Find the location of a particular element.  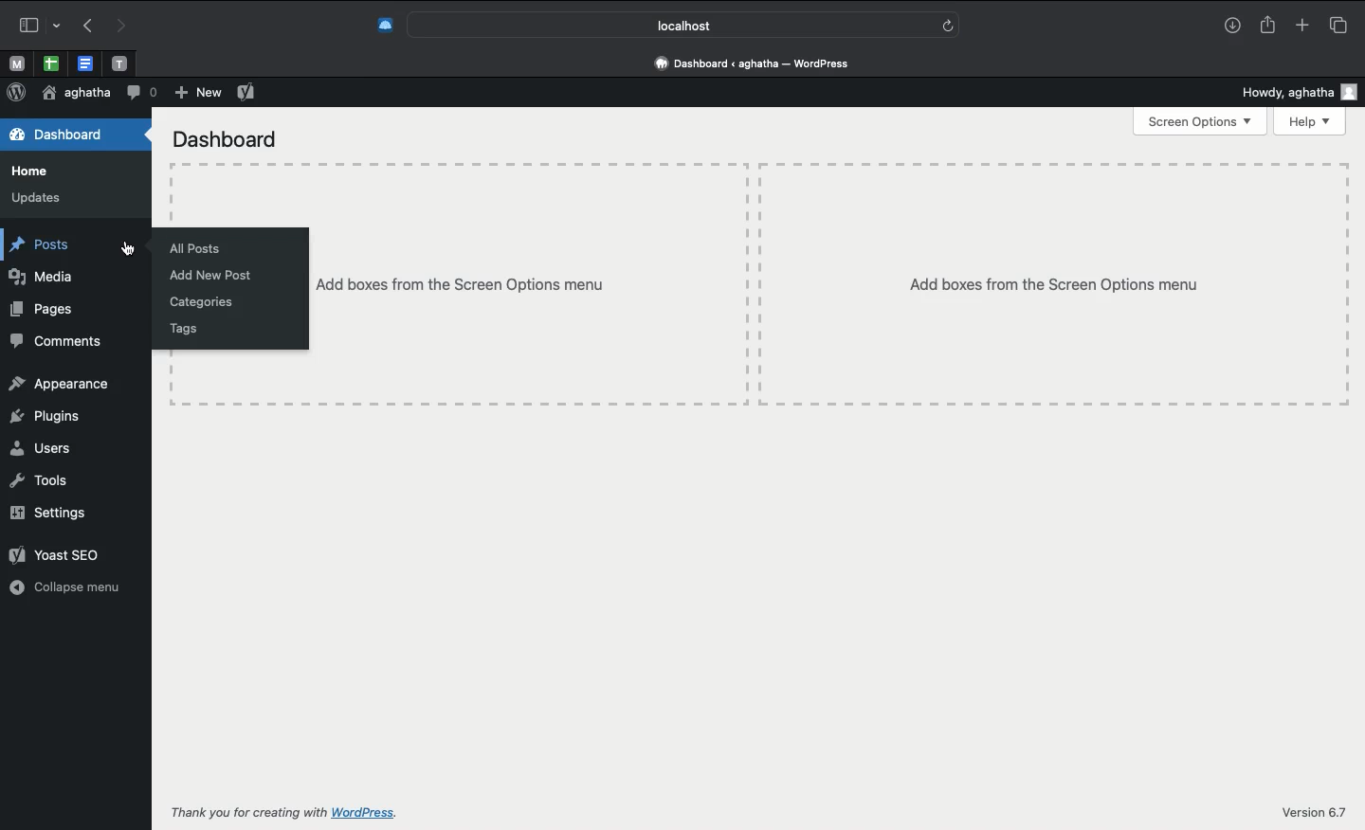

Search bar is located at coordinates (683, 25).